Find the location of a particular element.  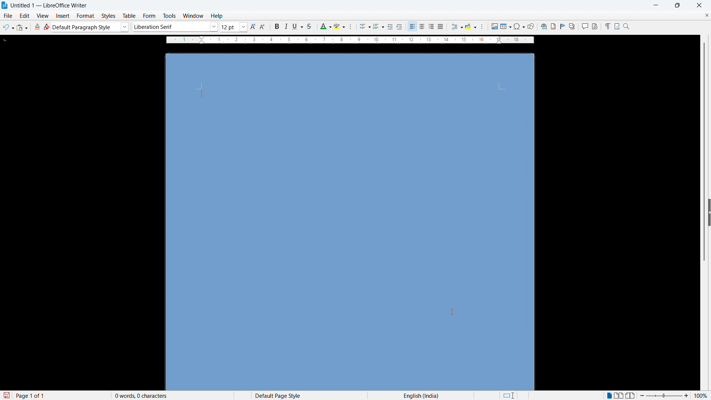

Language  is located at coordinates (421, 395).